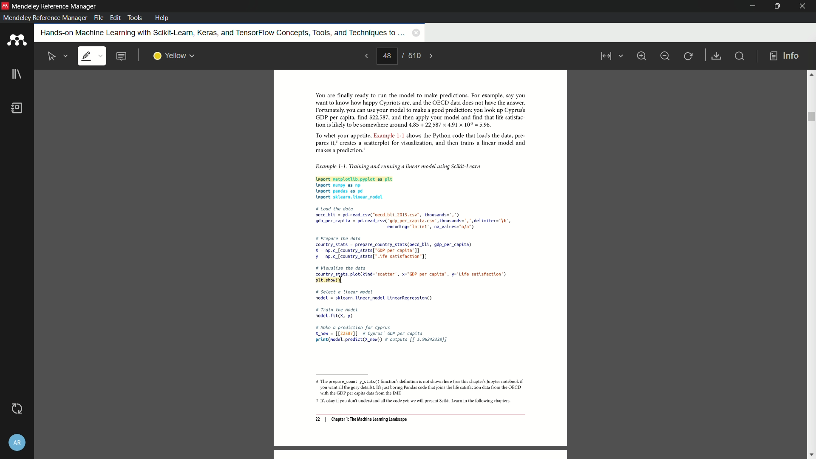  I want to click on help menu, so click(162, 18).